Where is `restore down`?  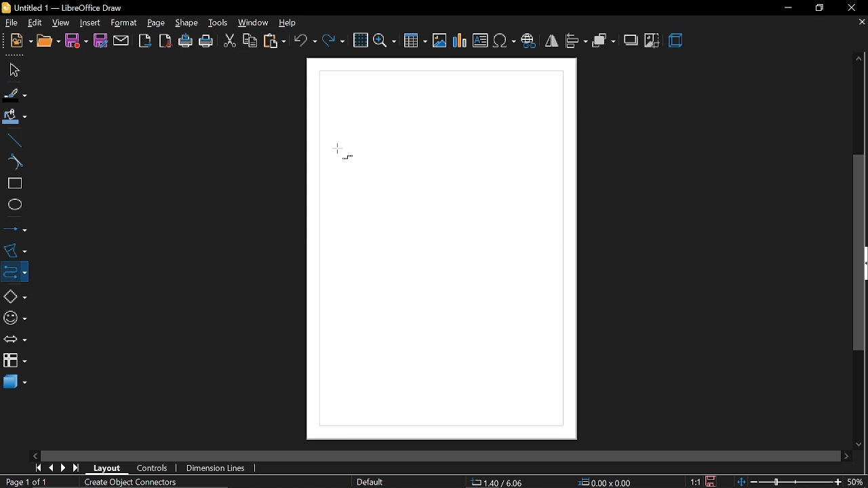
restore down is located at coordinates (818, 7).